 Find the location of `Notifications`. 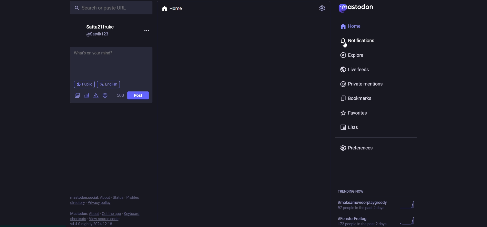

Notifications is located at coordinates (356, 40).